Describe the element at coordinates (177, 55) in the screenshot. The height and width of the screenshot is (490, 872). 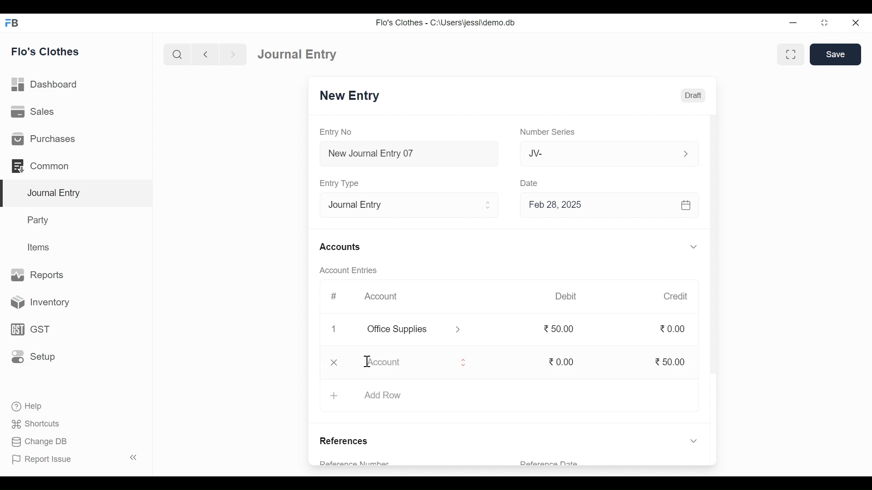
I see `Search` at that location.